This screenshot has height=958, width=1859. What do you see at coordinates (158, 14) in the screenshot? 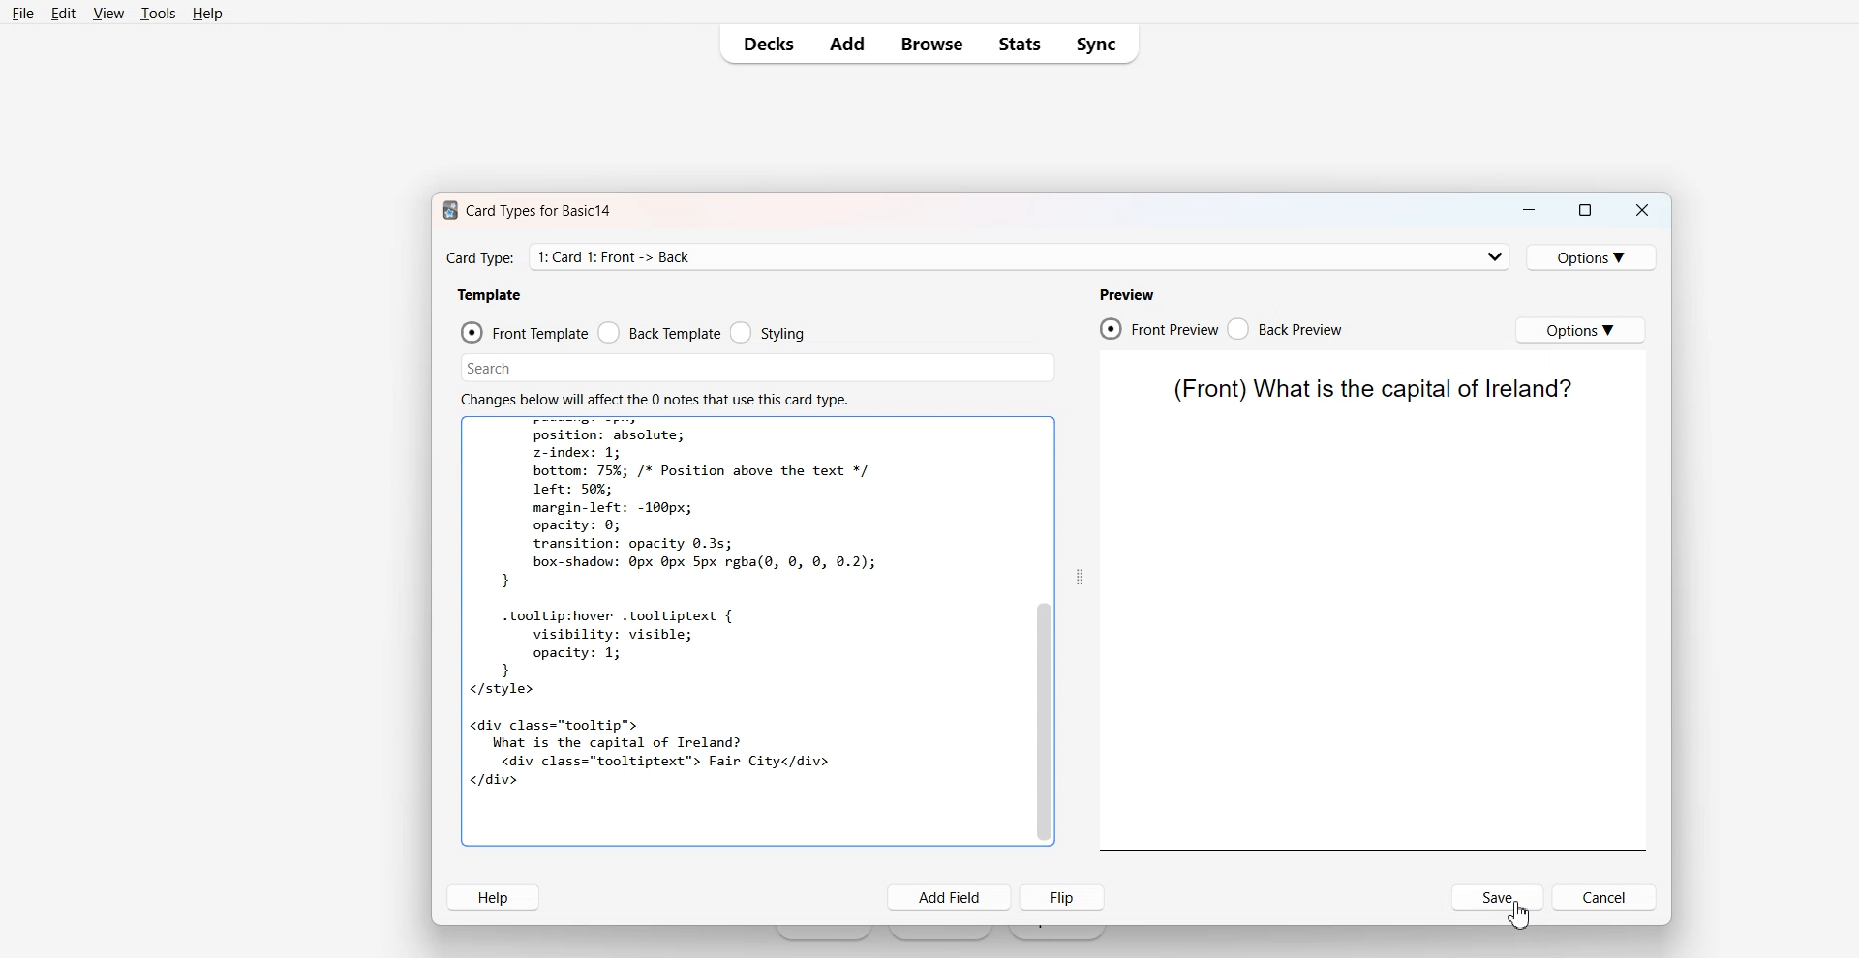
I see `Tools` at bounding box center [158, 14].